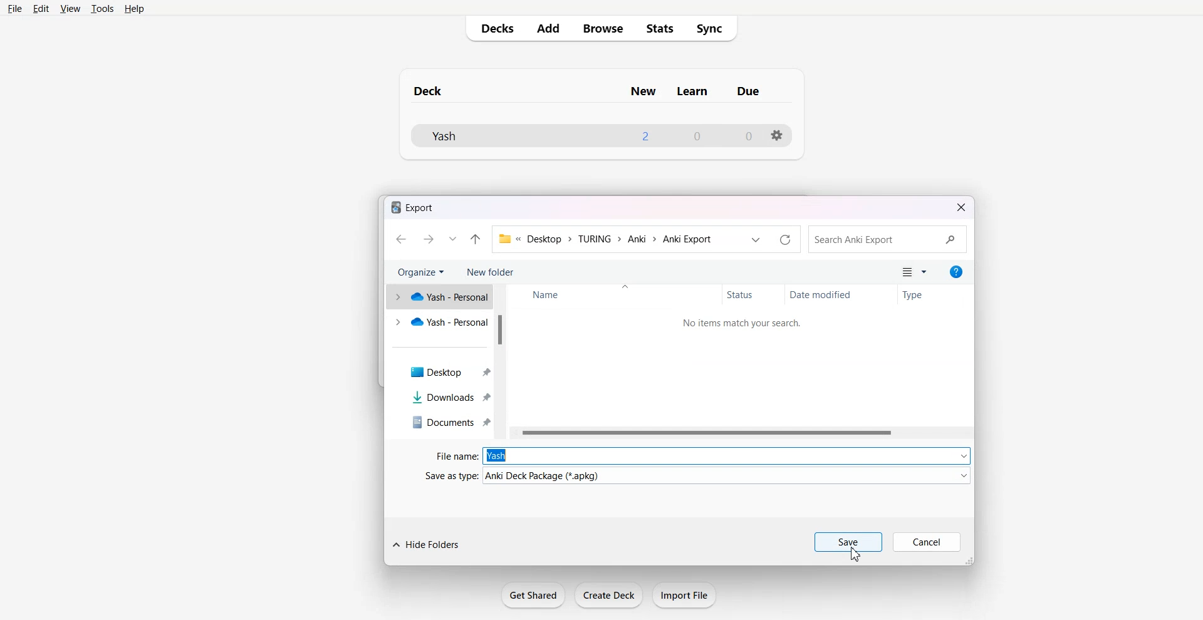 The image size is (1203, 620). What do you see at coordinates (425, 544) in the screenshot?
I see `Hide Folder` at bounding box center [425, 544].